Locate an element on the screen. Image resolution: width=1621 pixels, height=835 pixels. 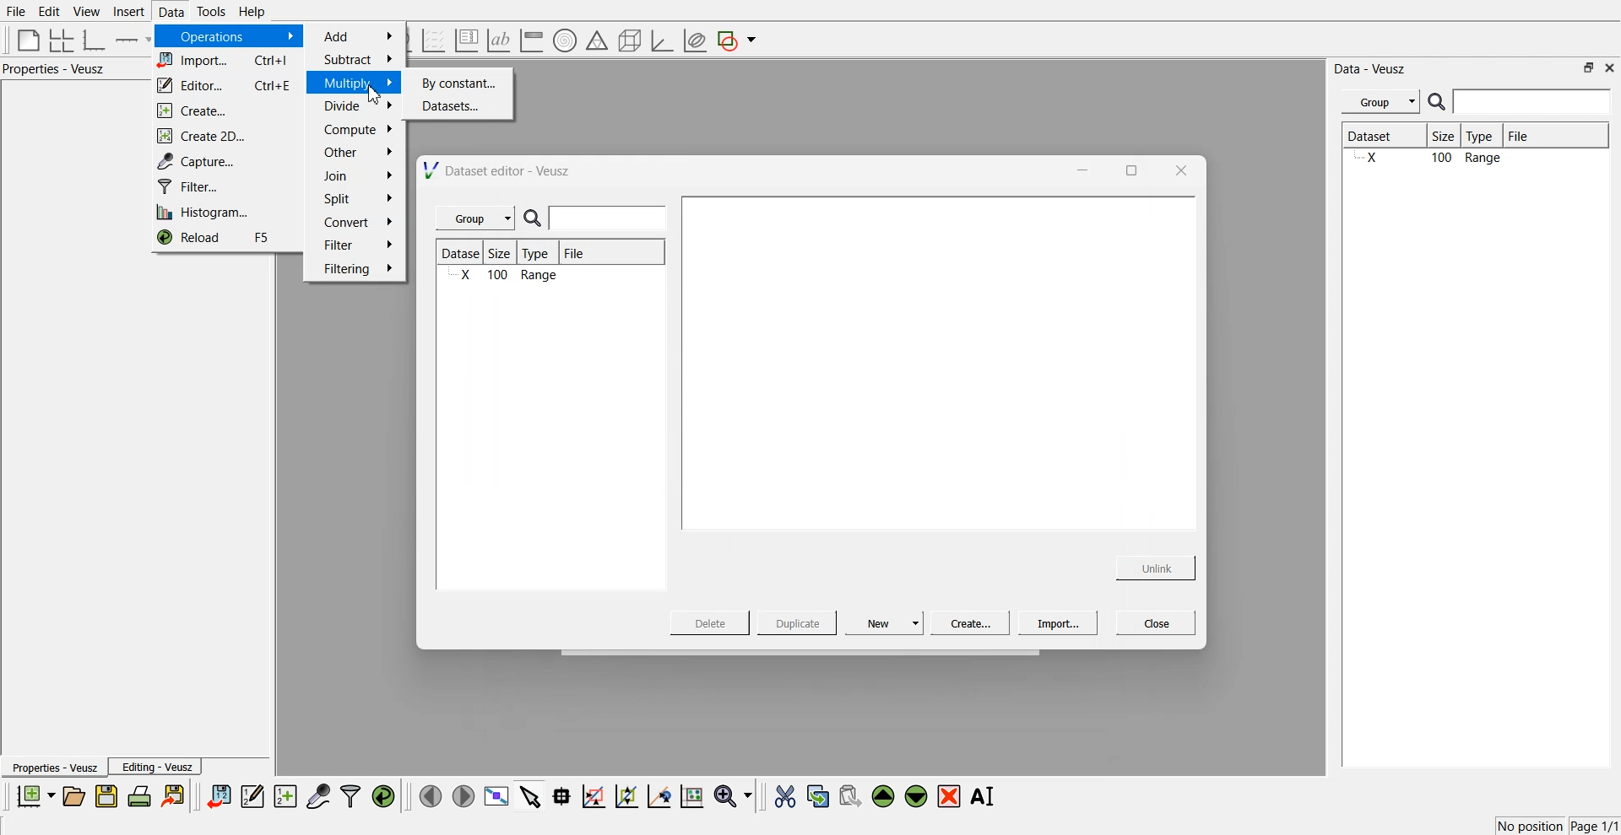
File is located at coordinates (17, 12).